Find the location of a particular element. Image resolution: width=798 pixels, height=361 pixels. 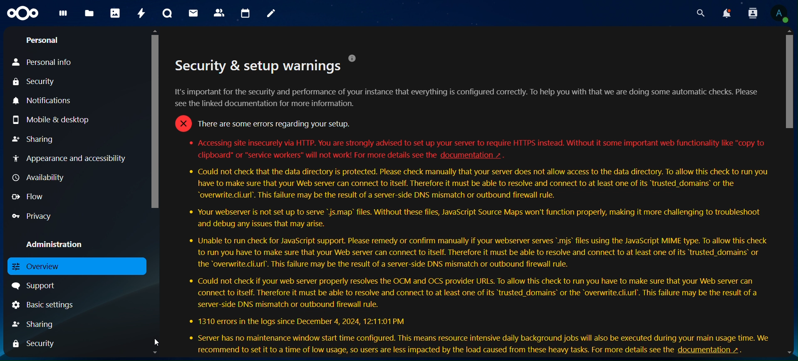

sharing is located at coordinates (35, 137).